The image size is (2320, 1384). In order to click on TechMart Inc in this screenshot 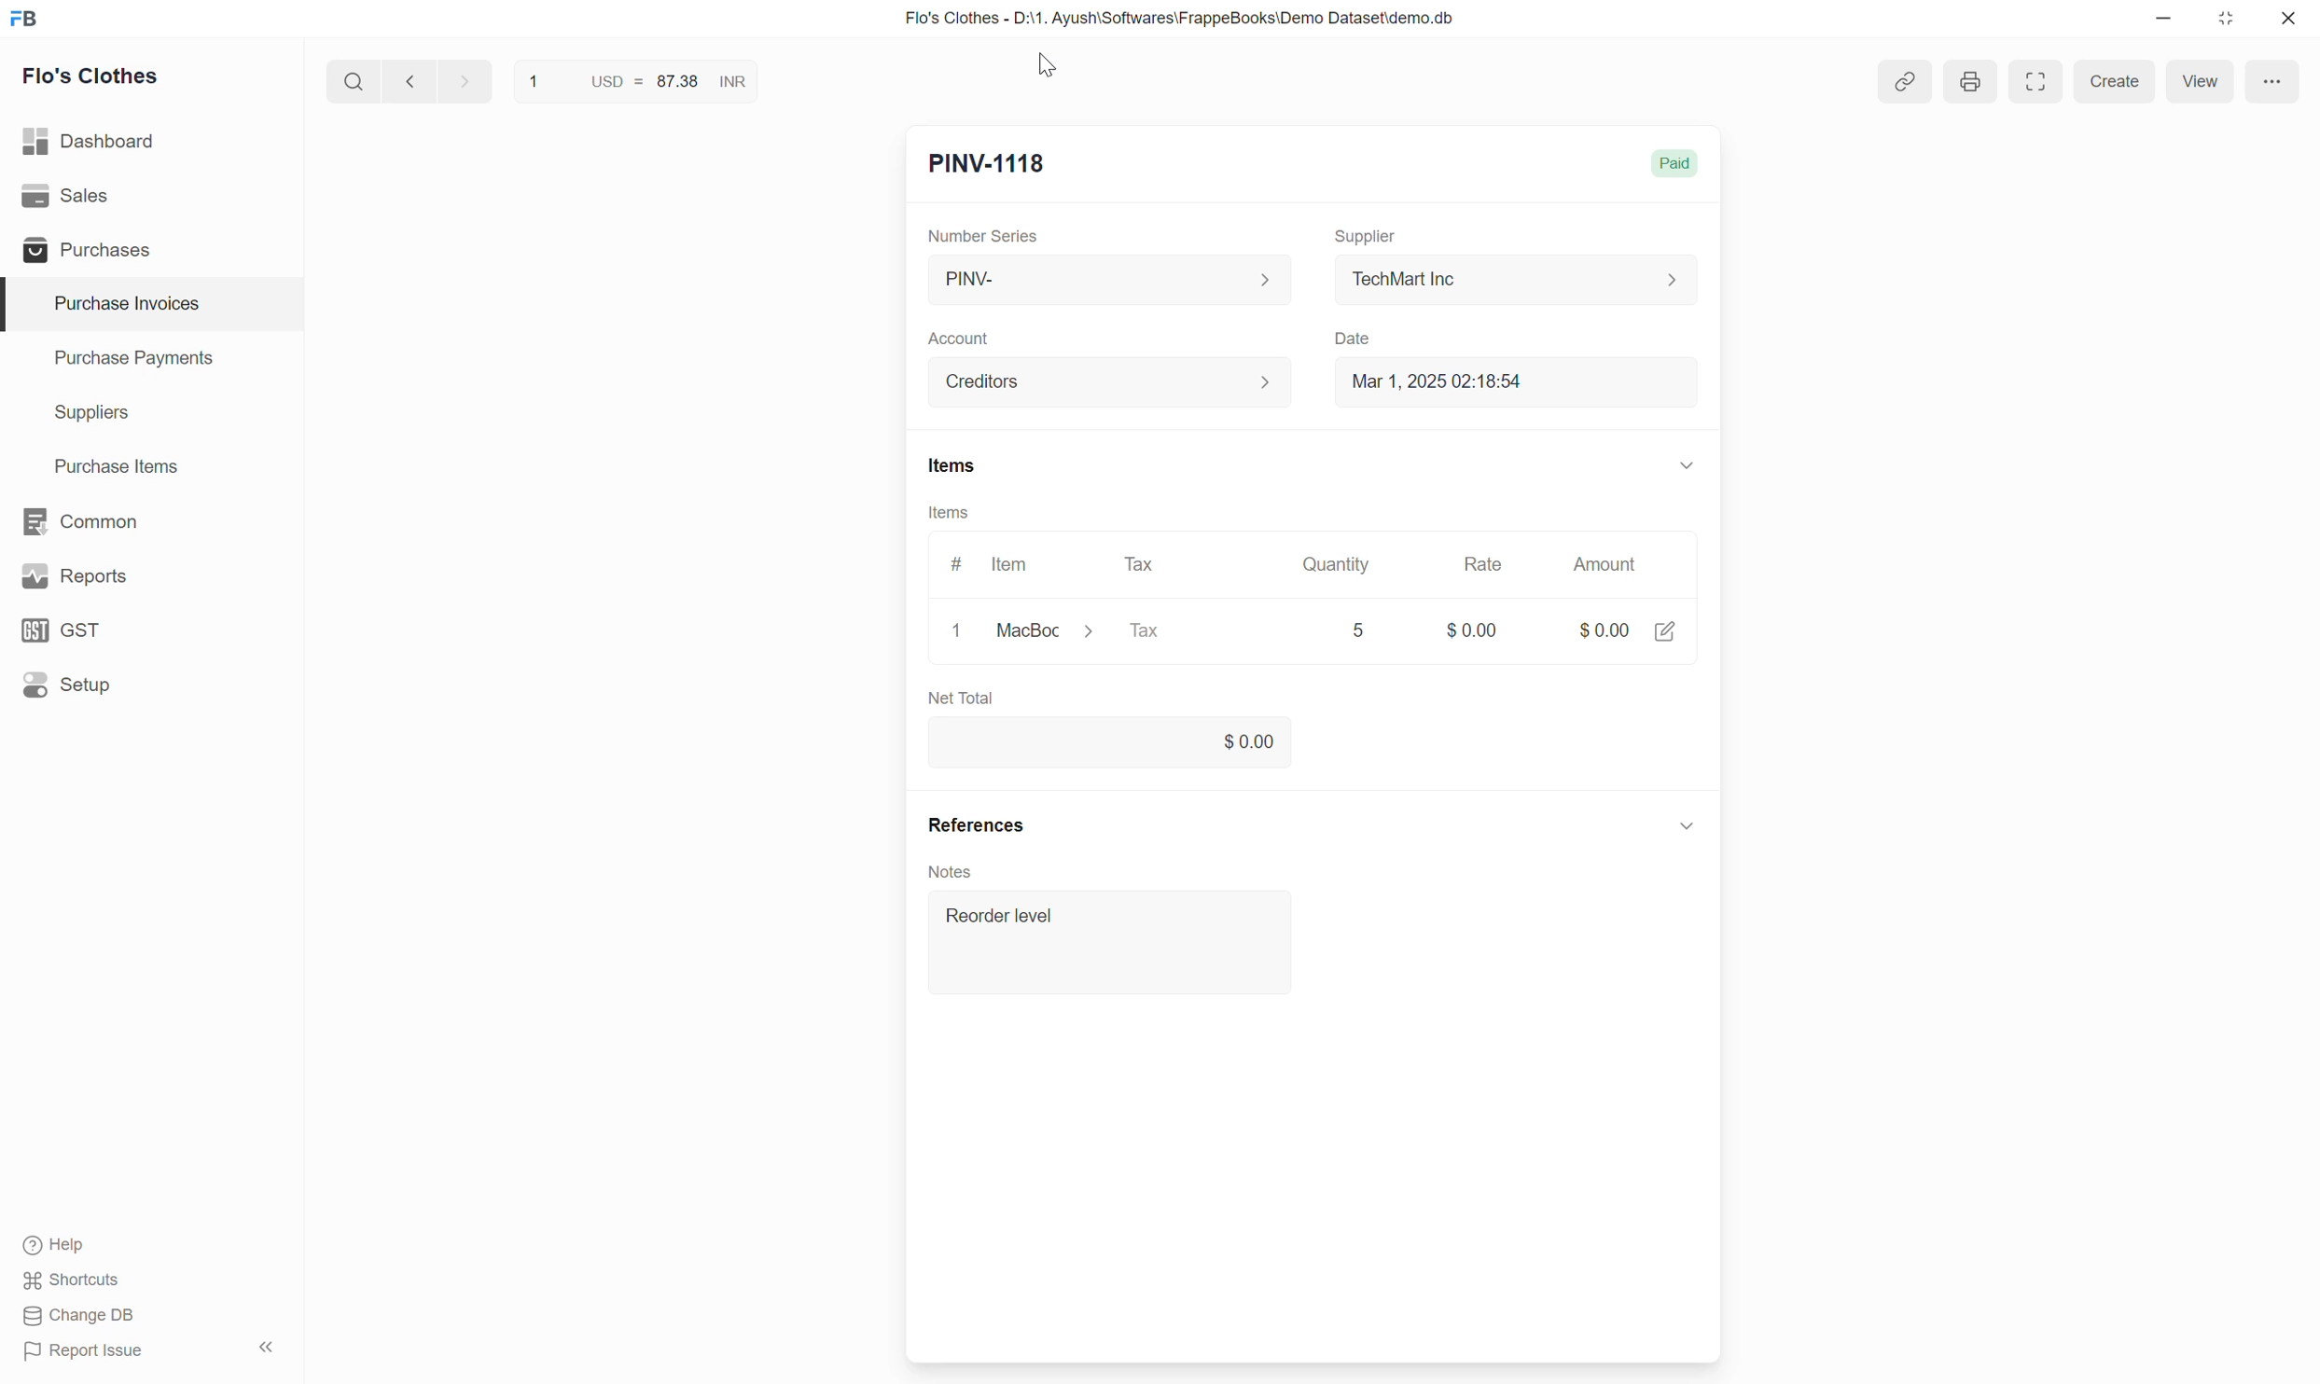, I will do `click(1517, 281)`.